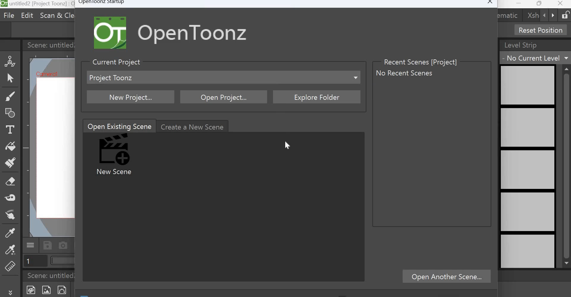 This screenshot has height=297, width=571. I want to click on Recent Scenes [Project], so click(421, 59).